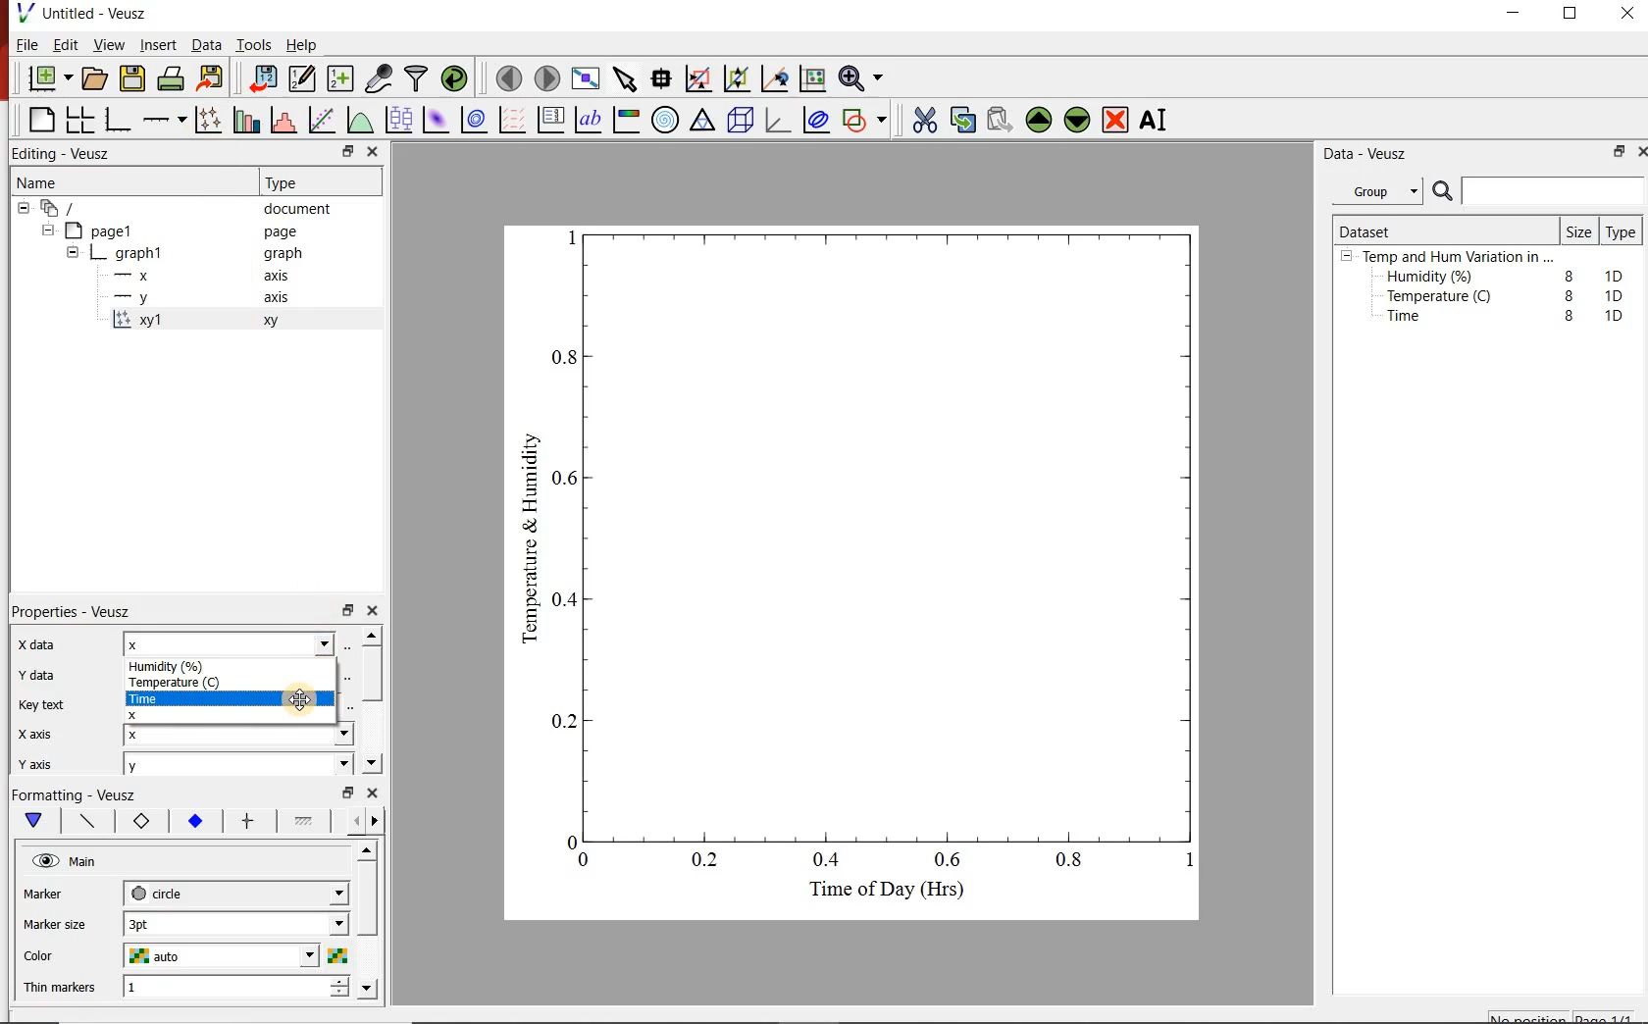 Image resolution: width=1648 pixels, height=1024 pixels. What do you see at coordinates (188, 989) in the screenshot?
I see `1` at bounding box center [188, 989].